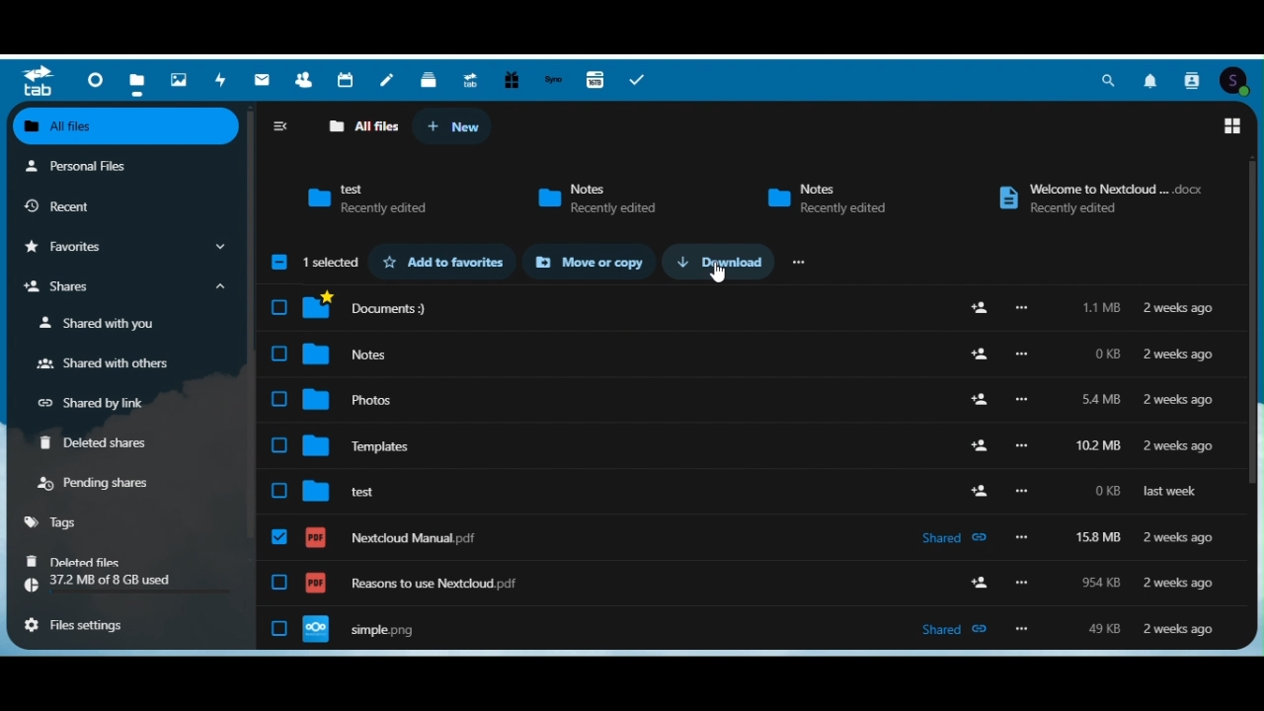 This screenshot has height=711, width=1264. I want to click on Collapse, so click(281, 126).